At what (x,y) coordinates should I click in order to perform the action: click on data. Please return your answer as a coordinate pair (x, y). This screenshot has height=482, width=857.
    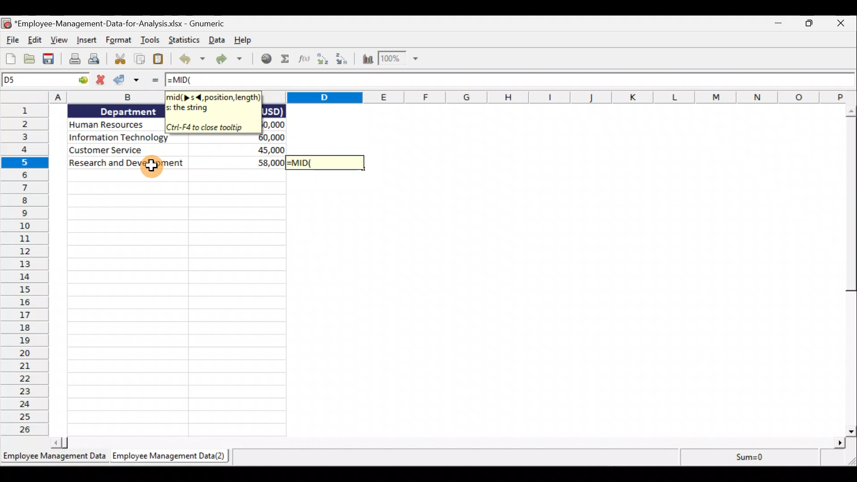
    Looking at the image, I should click on (277, 119).